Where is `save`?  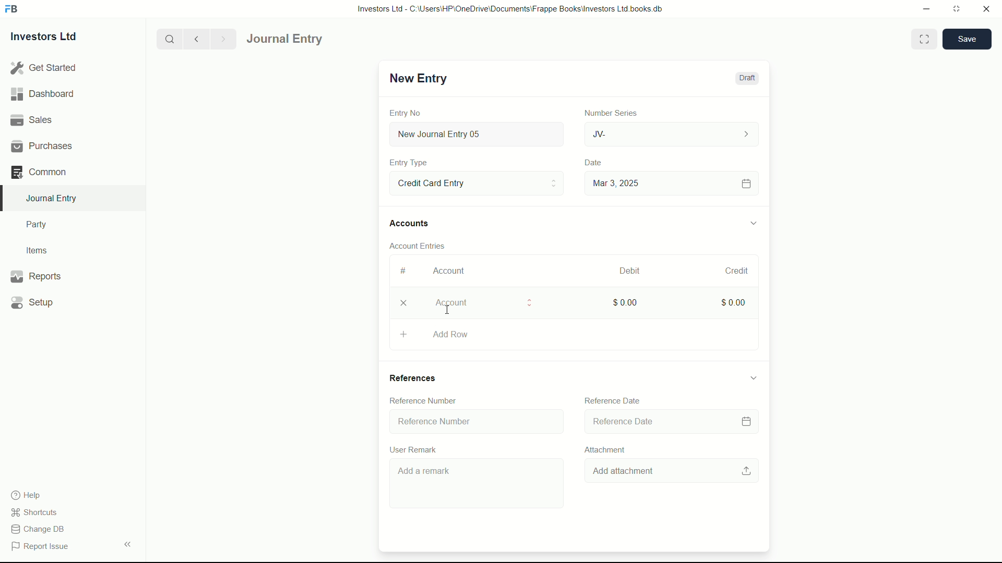
save is located at coordinates (968, 39).